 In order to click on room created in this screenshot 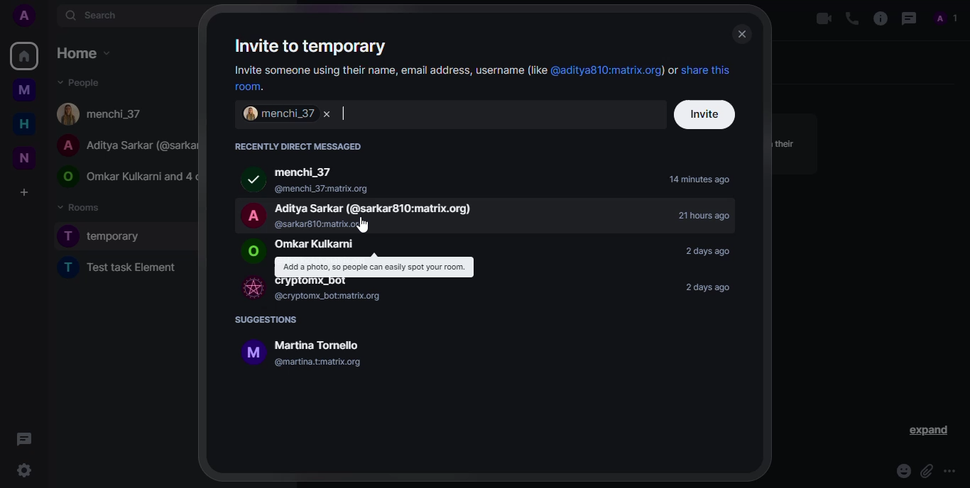, I will do `click(107, 236)`.